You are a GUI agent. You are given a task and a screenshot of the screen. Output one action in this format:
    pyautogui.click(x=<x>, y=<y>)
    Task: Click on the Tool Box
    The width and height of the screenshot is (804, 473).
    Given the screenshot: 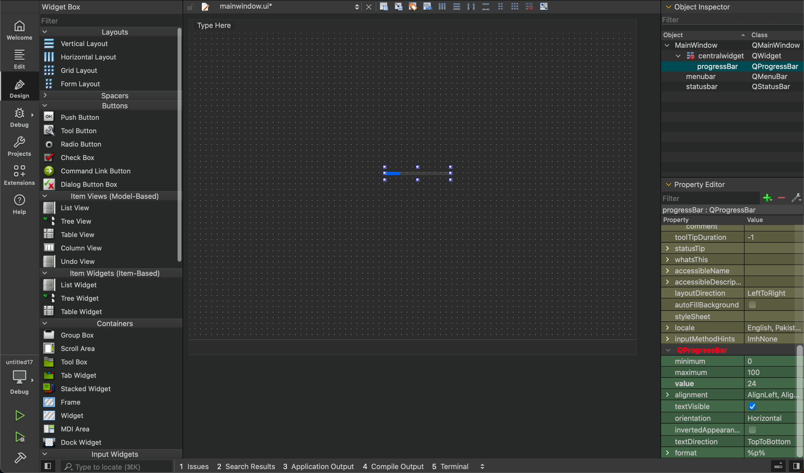 What is the action you would take?
    pyautogui.click(x=66, y=362)
    